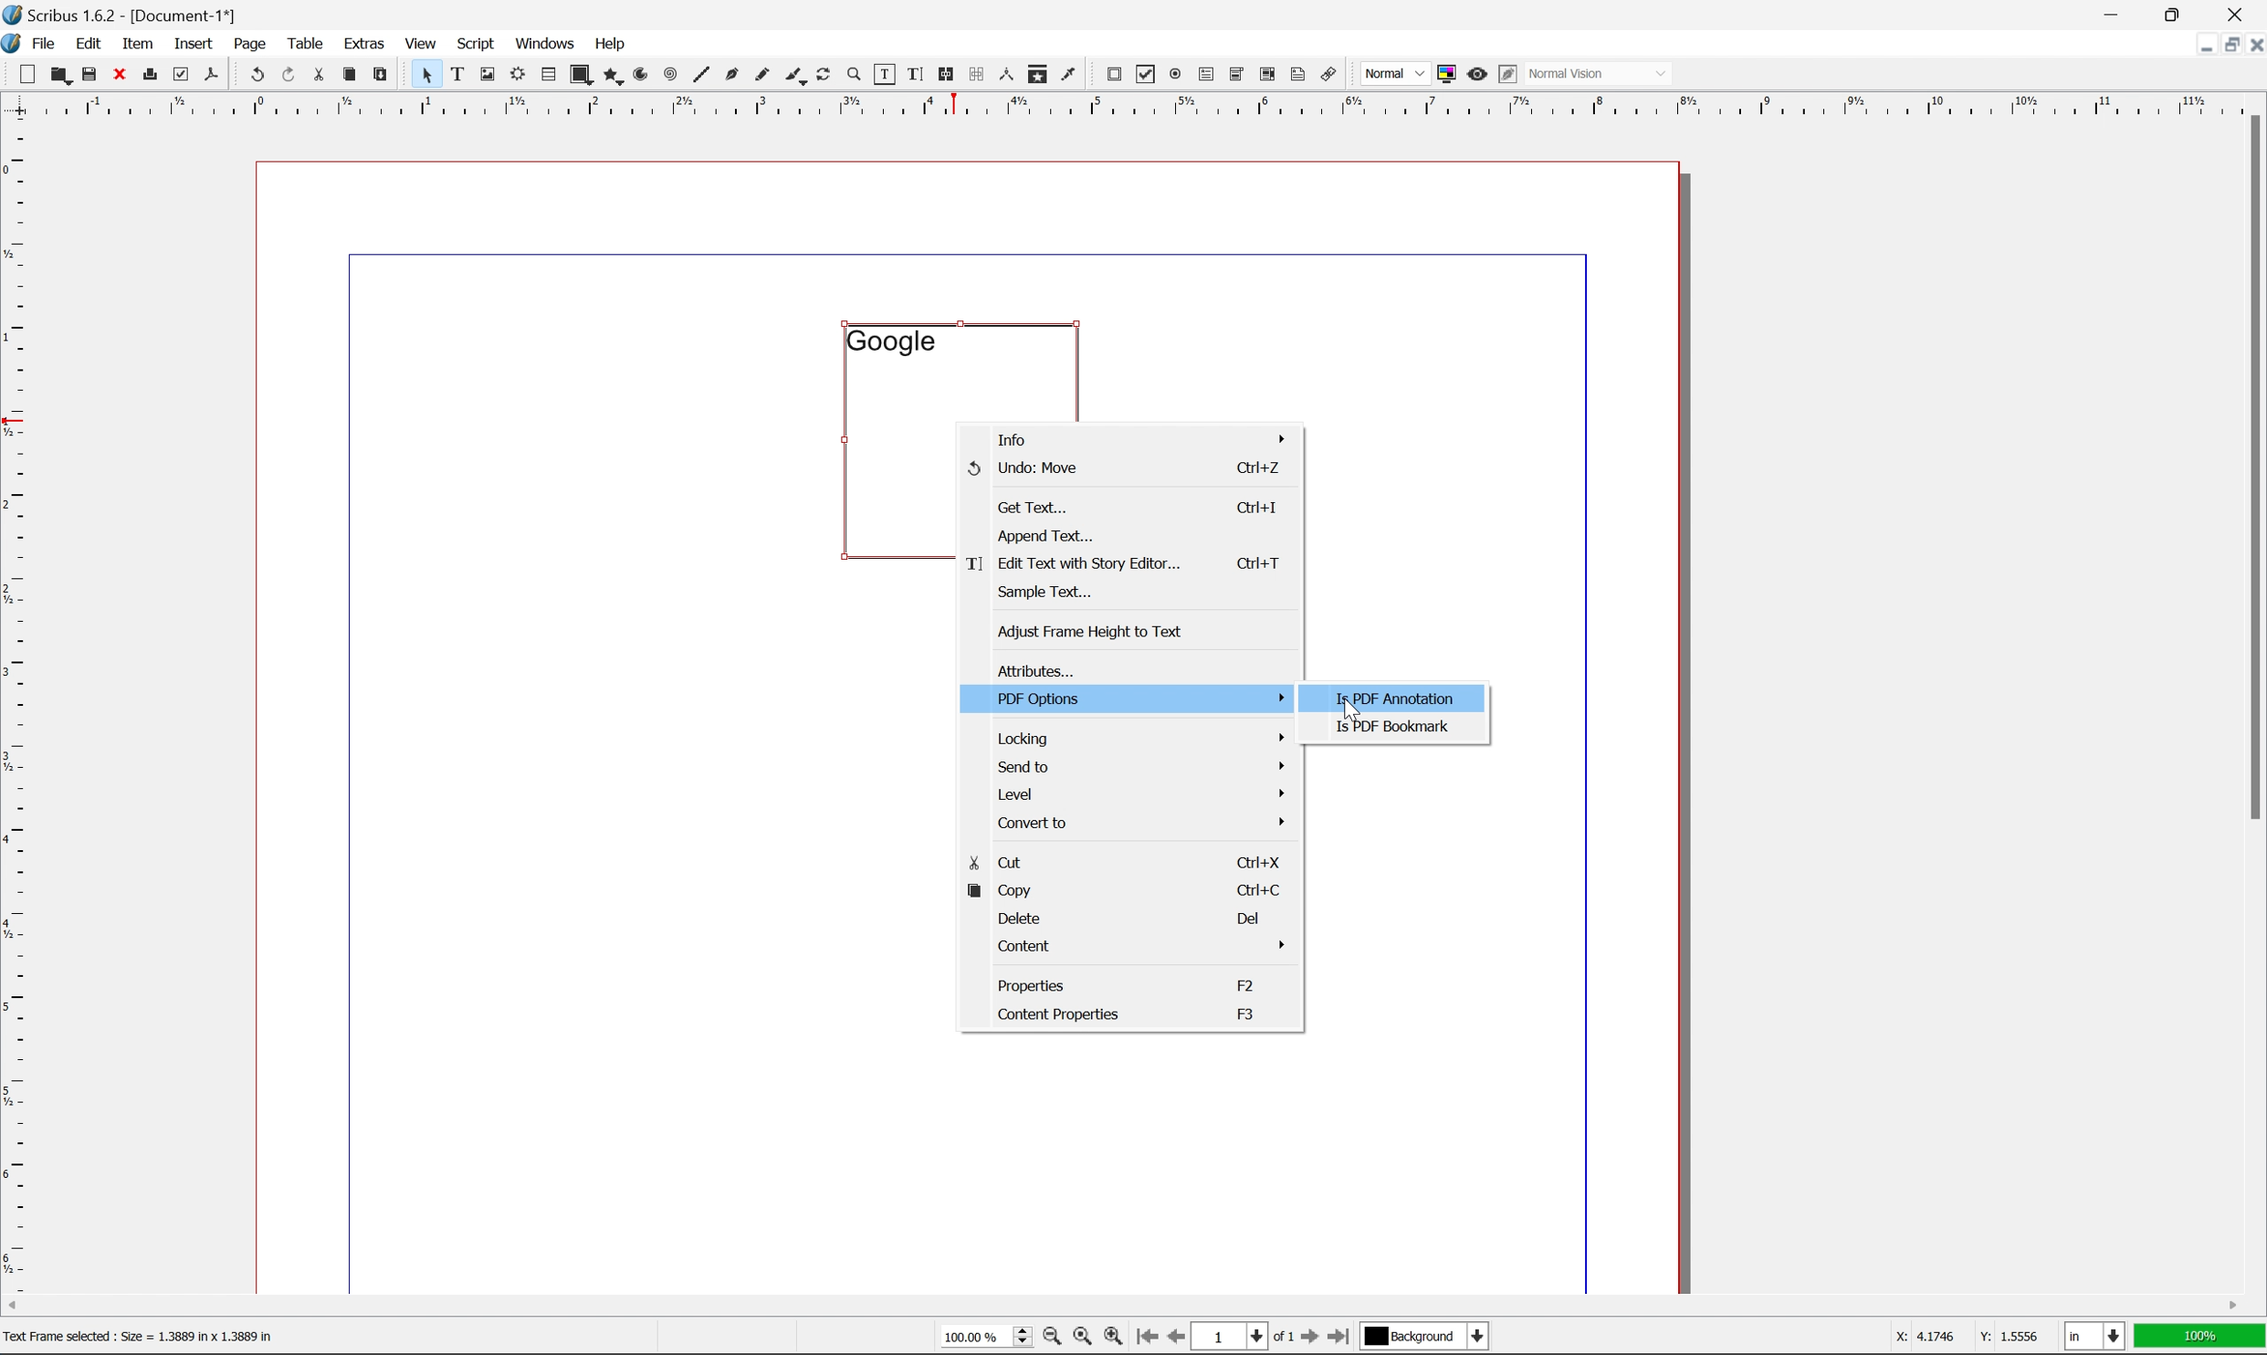  What do you see at coordinates (1247, 1014) in the screenshot?
I see `F3` at bounding box center [1247, 1014].